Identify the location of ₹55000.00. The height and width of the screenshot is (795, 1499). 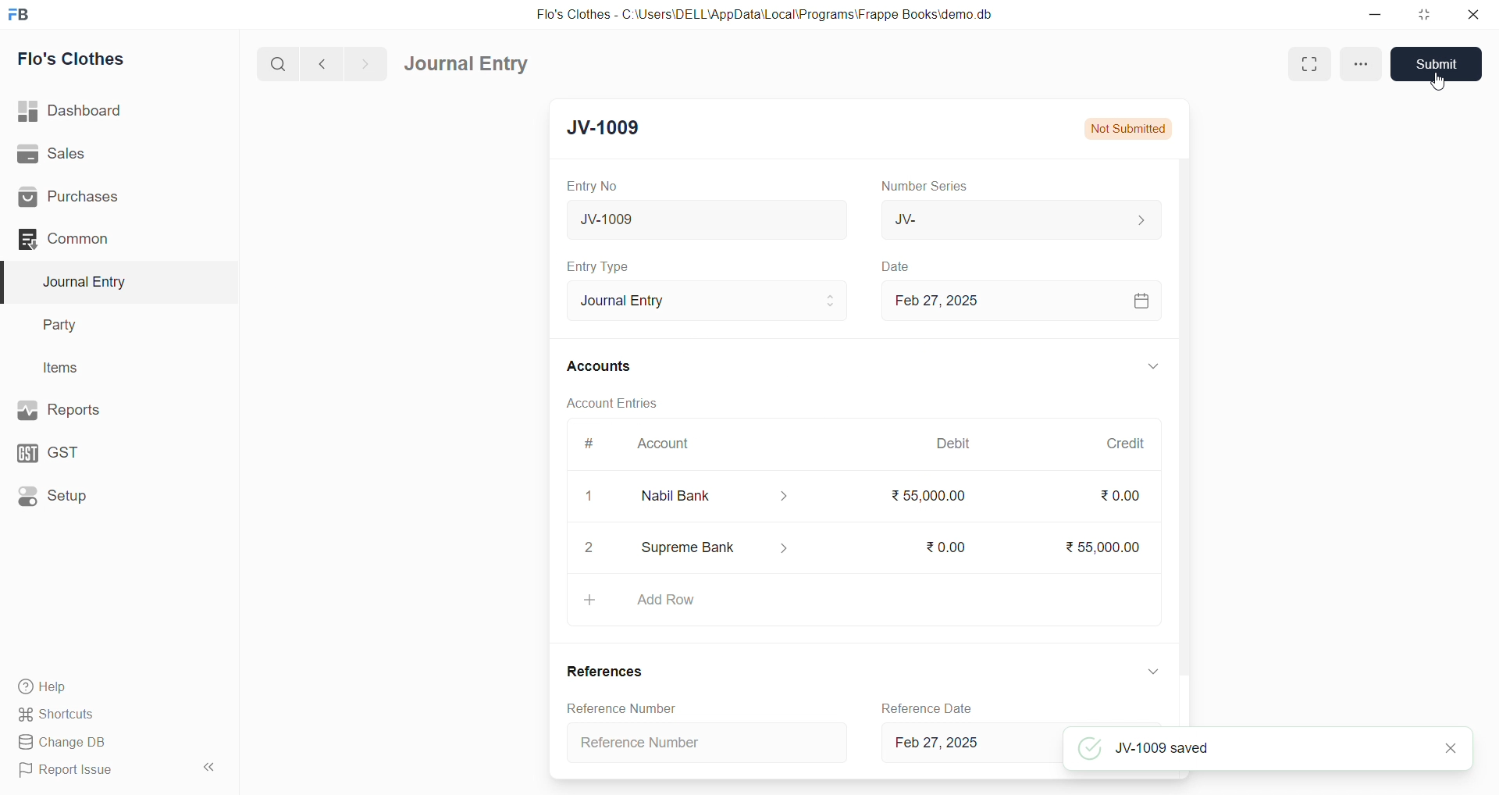
(932, 498).